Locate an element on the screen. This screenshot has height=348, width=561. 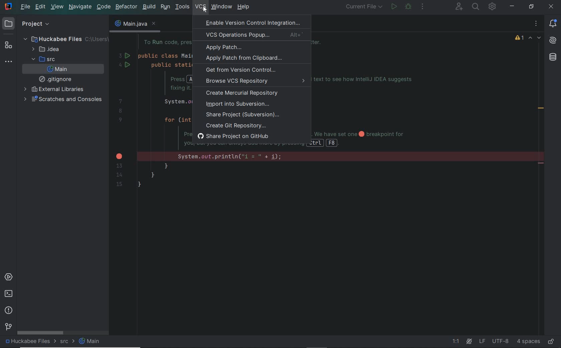
CLOSE is located at coordinates (552, 7).